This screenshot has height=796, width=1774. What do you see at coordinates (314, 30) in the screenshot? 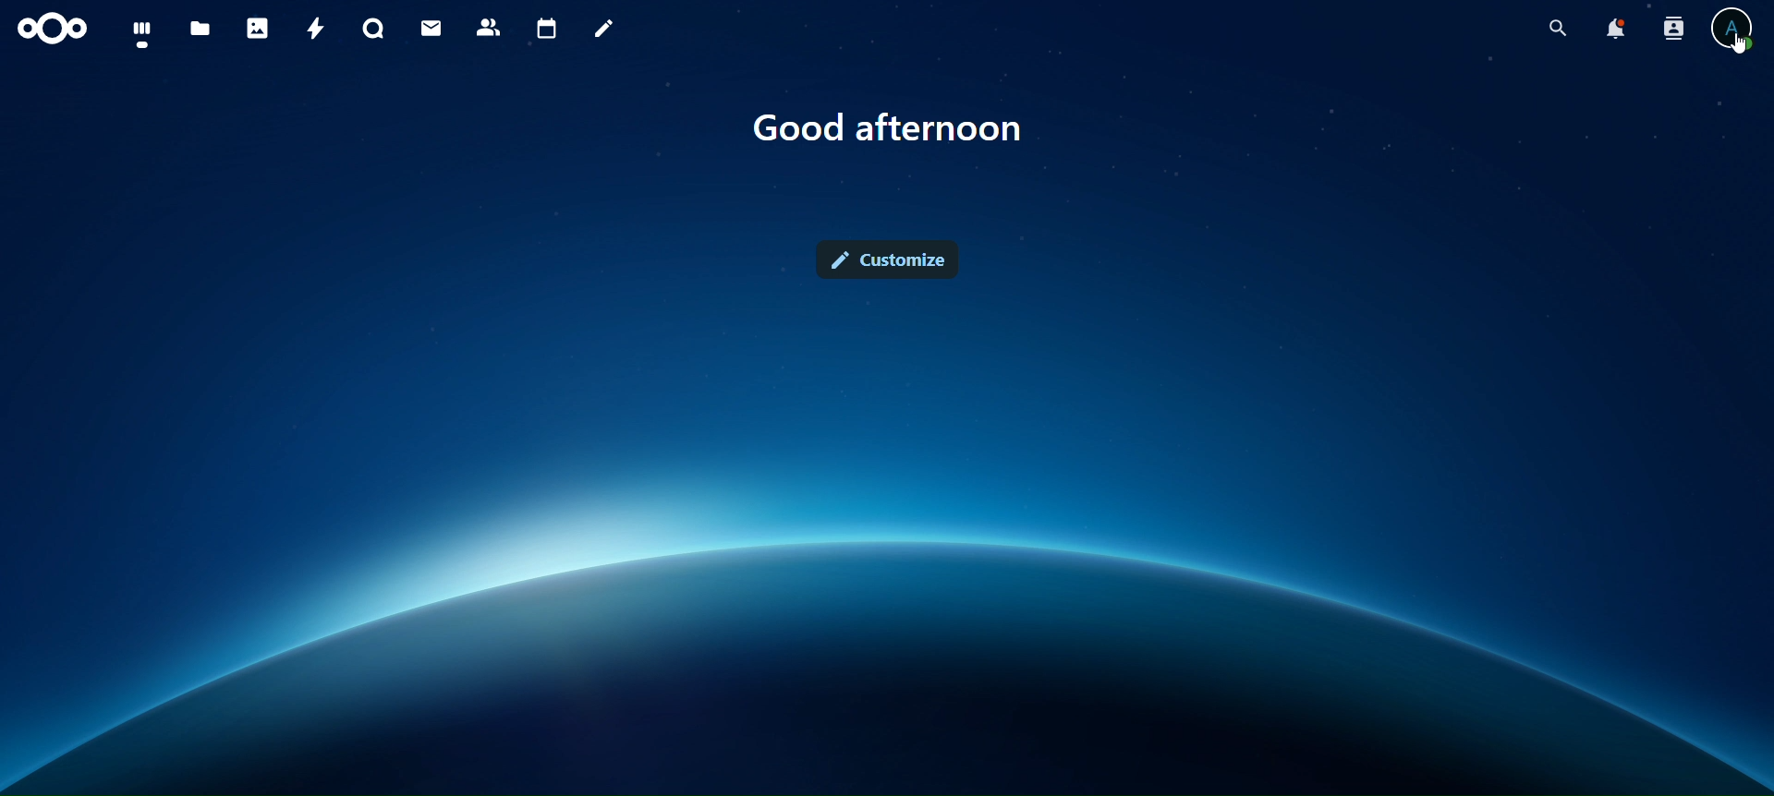
I see `activity` at bounding box center [314, 30].